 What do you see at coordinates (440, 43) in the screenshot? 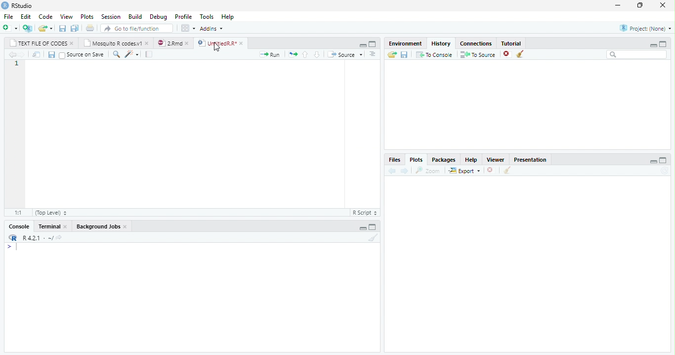
I see `history` at bounding box center [440, 43].